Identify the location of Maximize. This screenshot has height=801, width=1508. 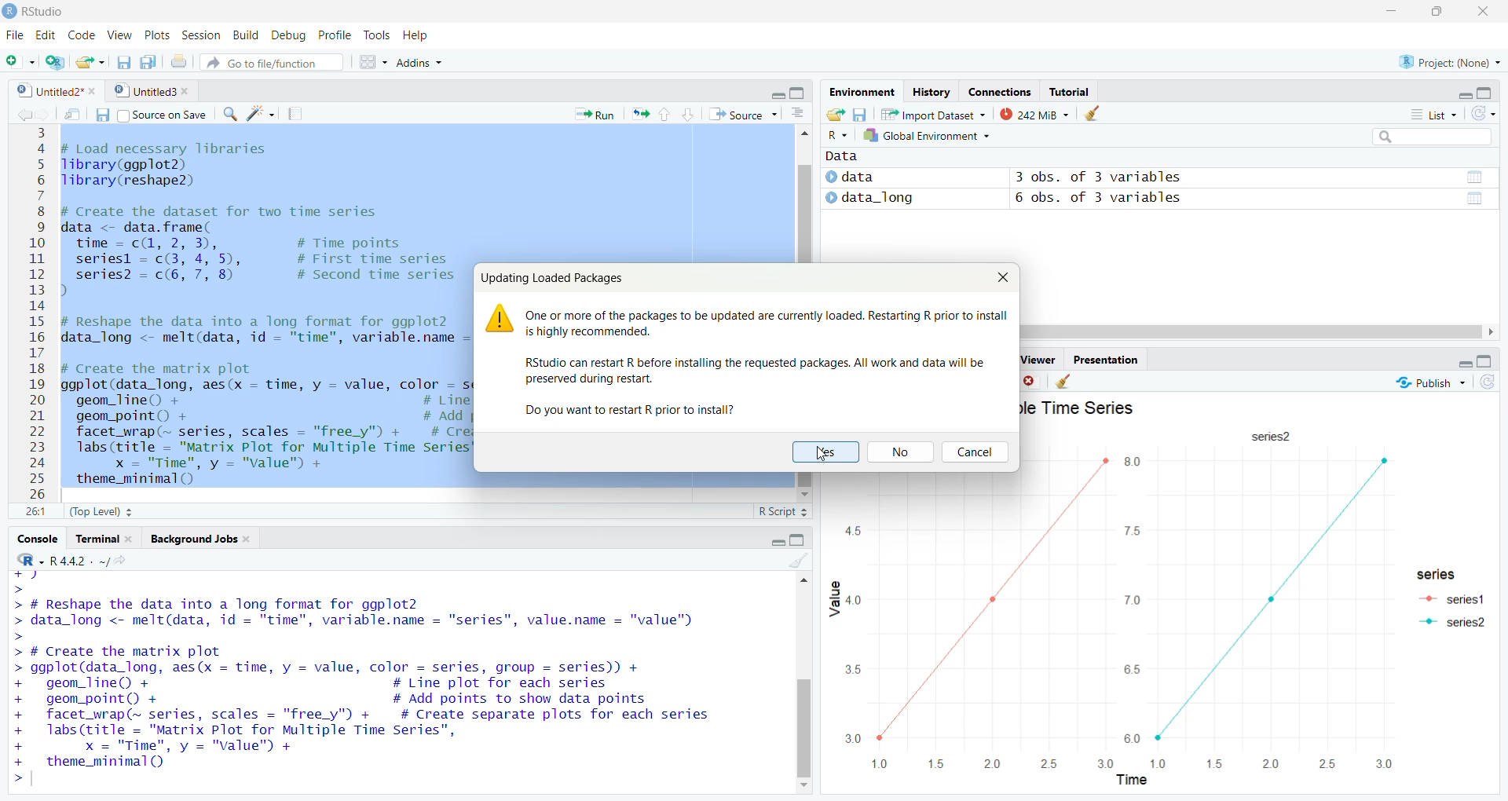
(800, 540).